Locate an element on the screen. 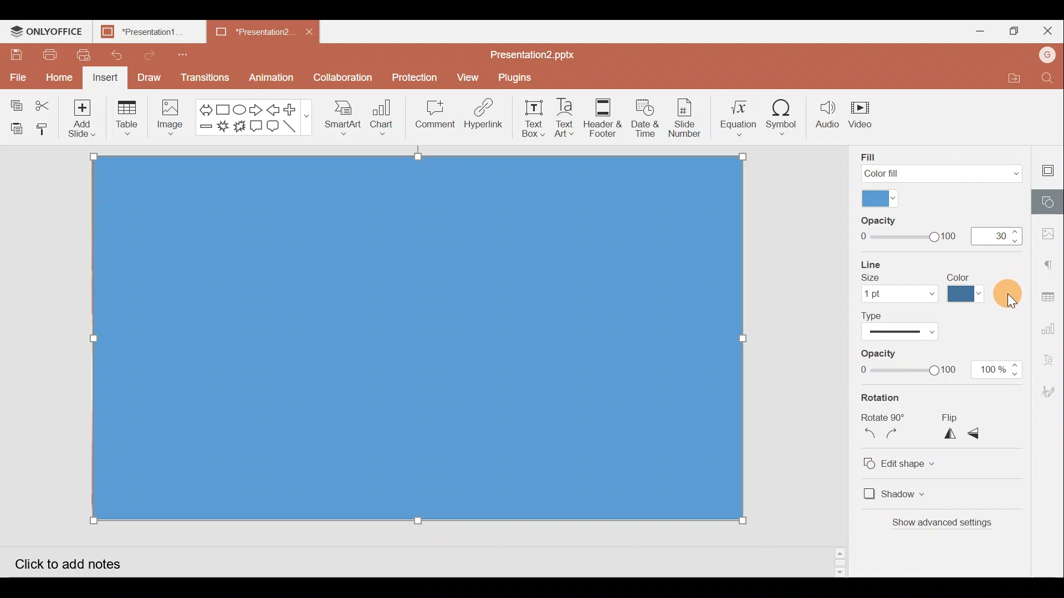 The width and height of the screenshot is (1064, 598). Insert is located at coordinates (106, 78).